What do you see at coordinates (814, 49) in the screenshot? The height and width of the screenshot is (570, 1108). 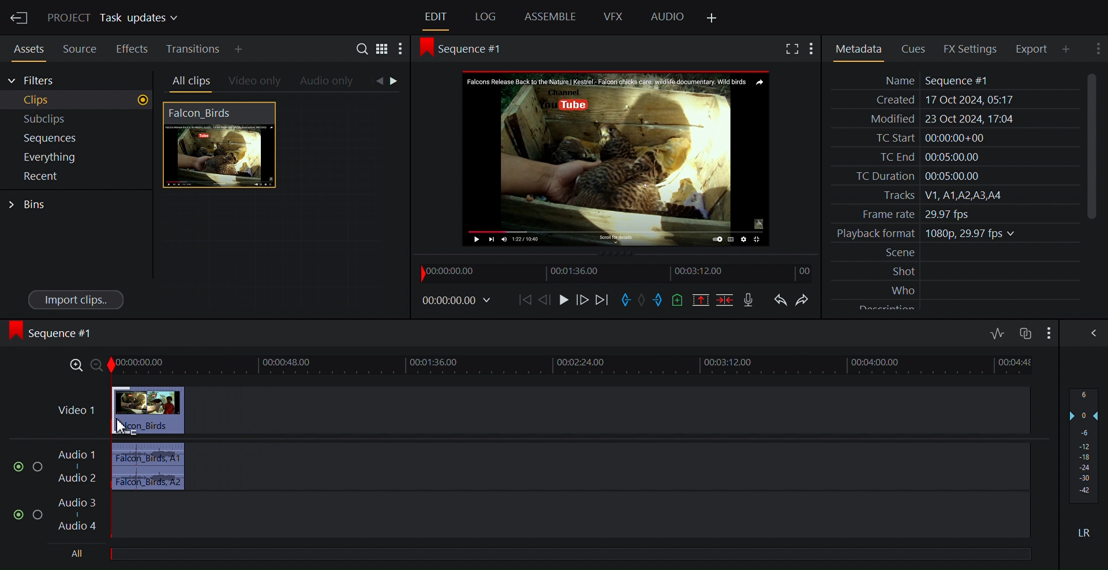 I see `Show settings menu` at bounding box center [814, 49].